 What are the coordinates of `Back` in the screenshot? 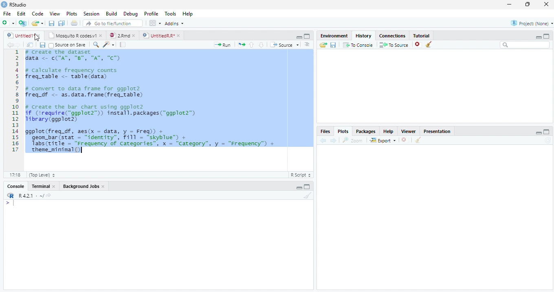 It's located at (324, 140).